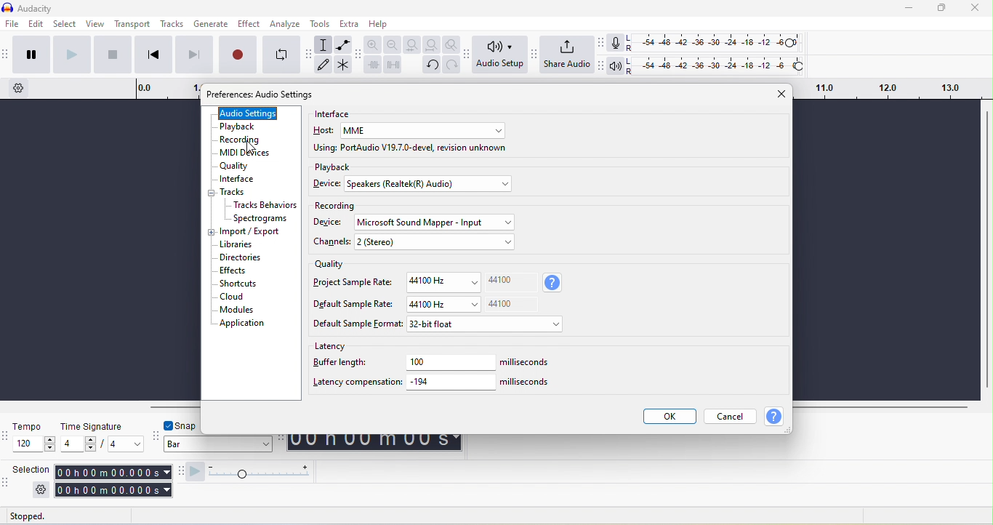  Describe the element at coordinates (331, 242) in the screenshot. I see `channels` at that location.